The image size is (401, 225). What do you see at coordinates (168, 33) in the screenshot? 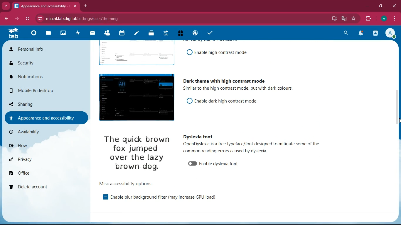
I see `tab` at bounding box center [168, 33].